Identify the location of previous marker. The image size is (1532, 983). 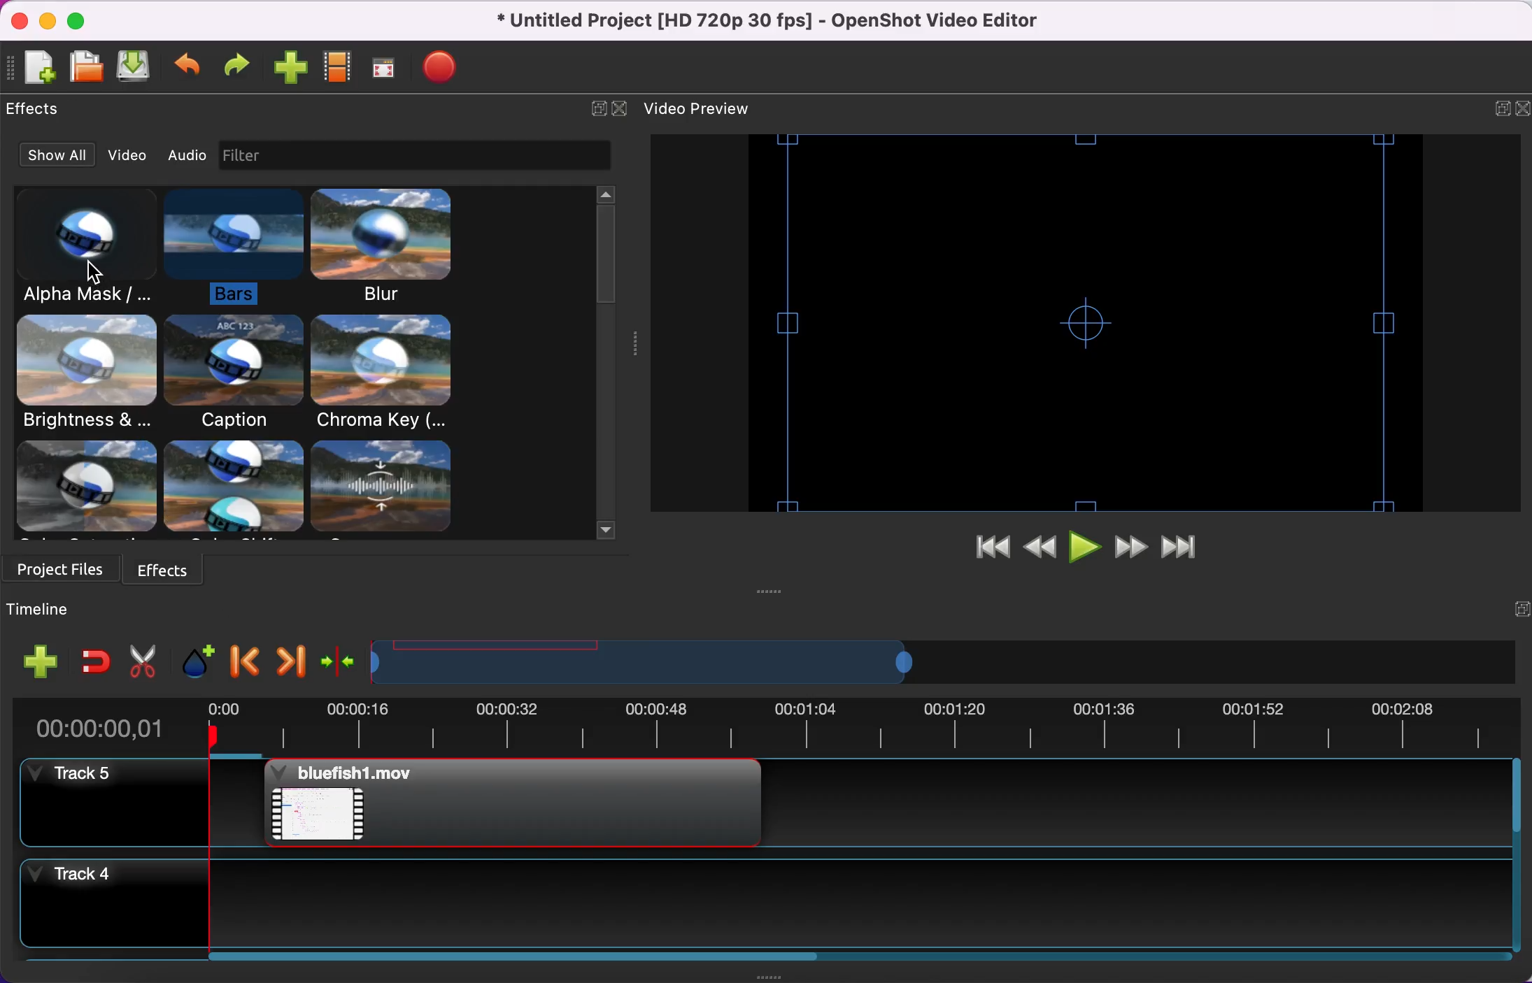
(243, 660).